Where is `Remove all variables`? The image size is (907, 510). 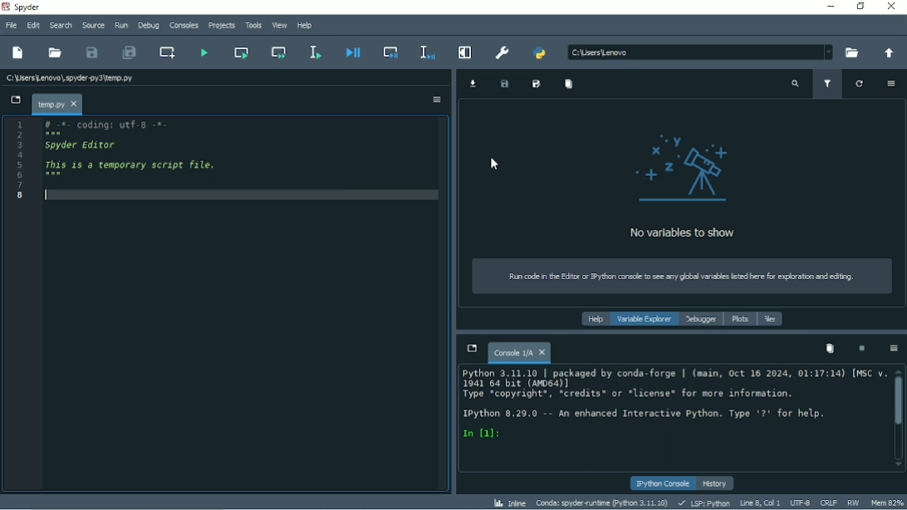
Remove all variables is located at coordinates (568, 84).